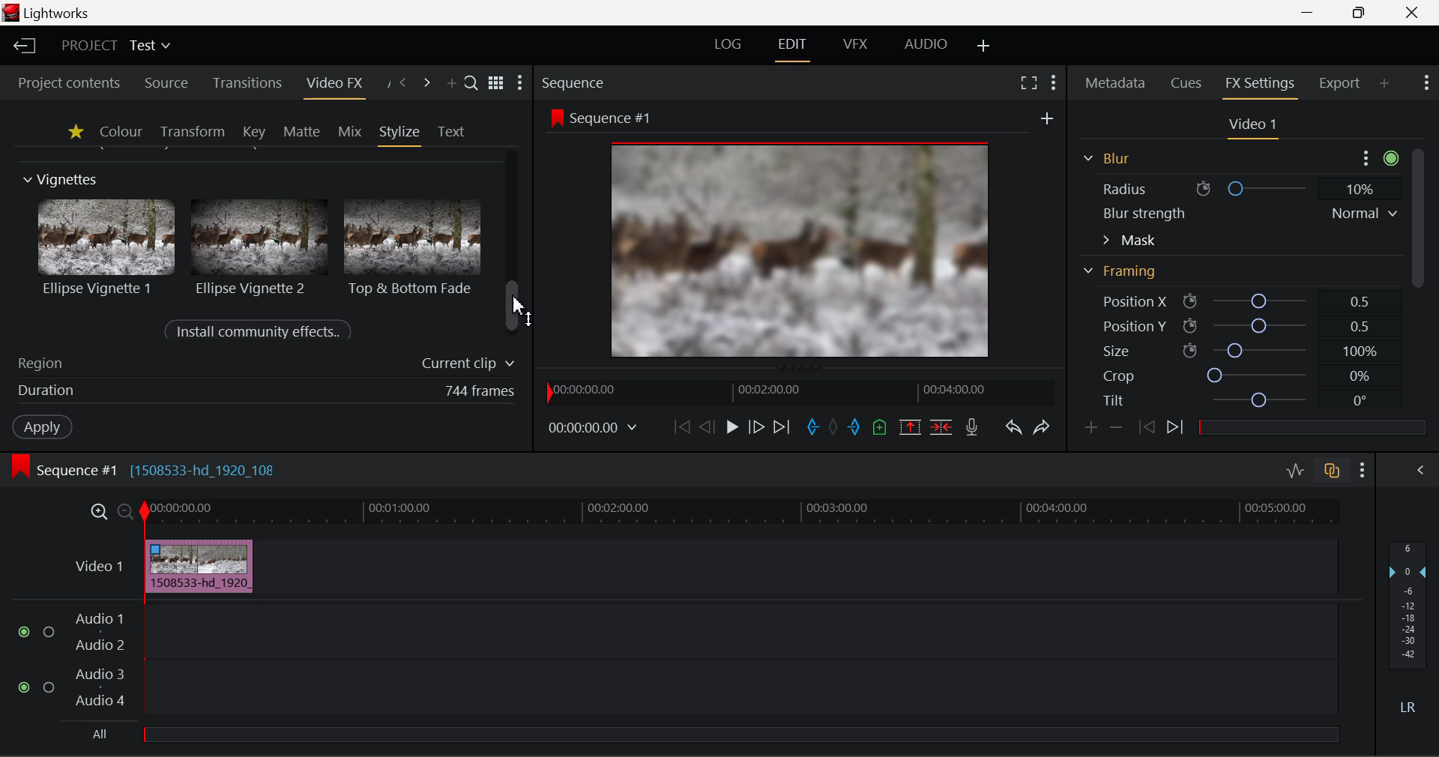 The image size is (1439, 757). What do you see at coordinates (73, 131) in the screenshot?
I see `Favourites` at bounding box center [73, 131].